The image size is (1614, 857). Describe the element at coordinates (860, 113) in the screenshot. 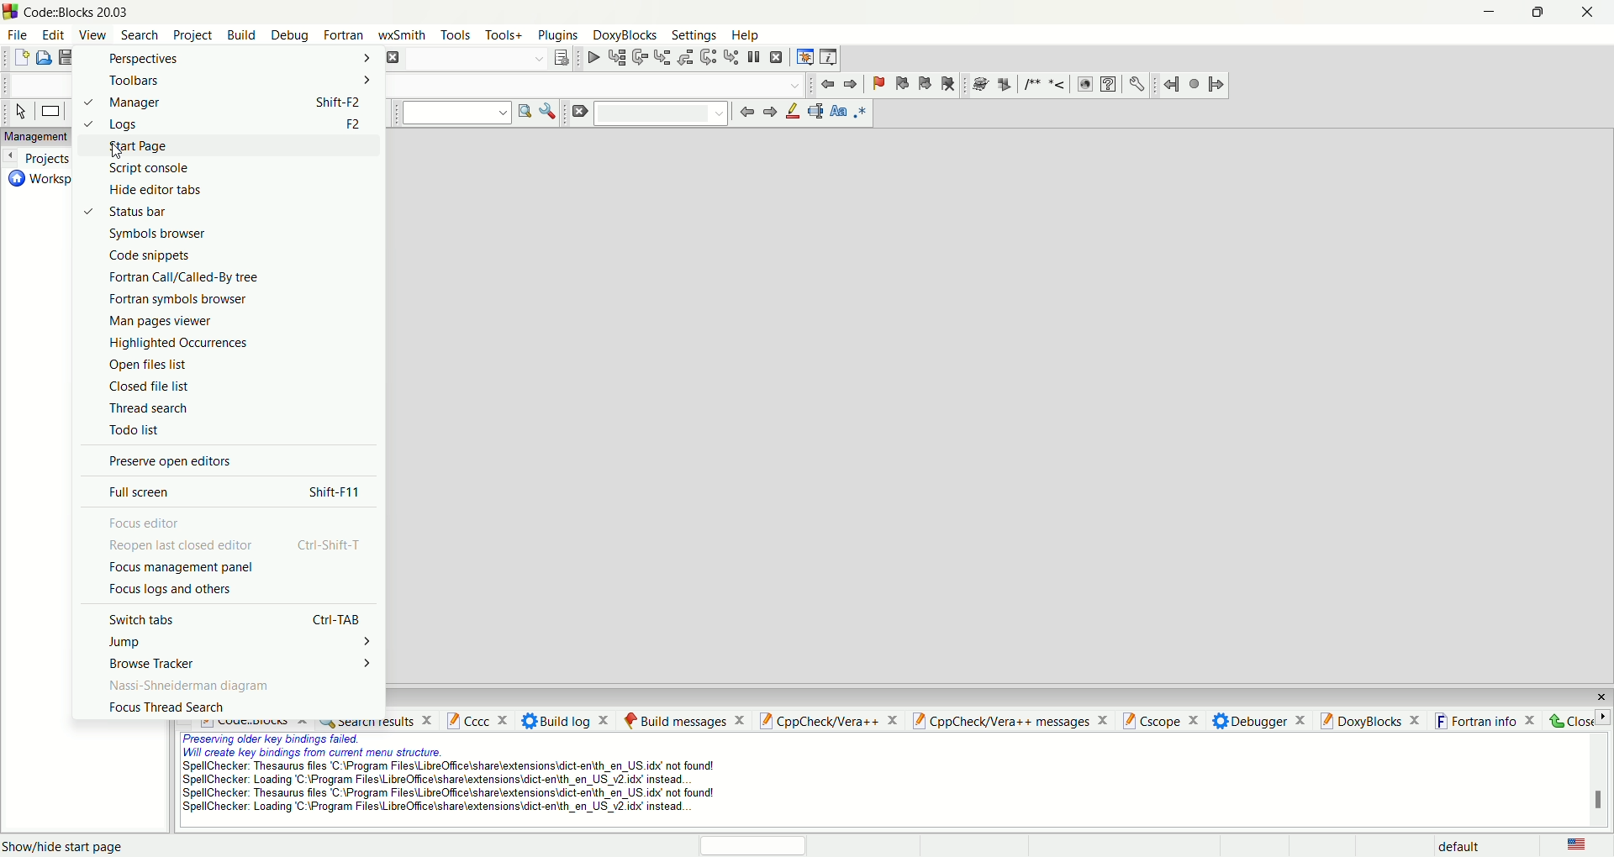

I see `regex` at that location.